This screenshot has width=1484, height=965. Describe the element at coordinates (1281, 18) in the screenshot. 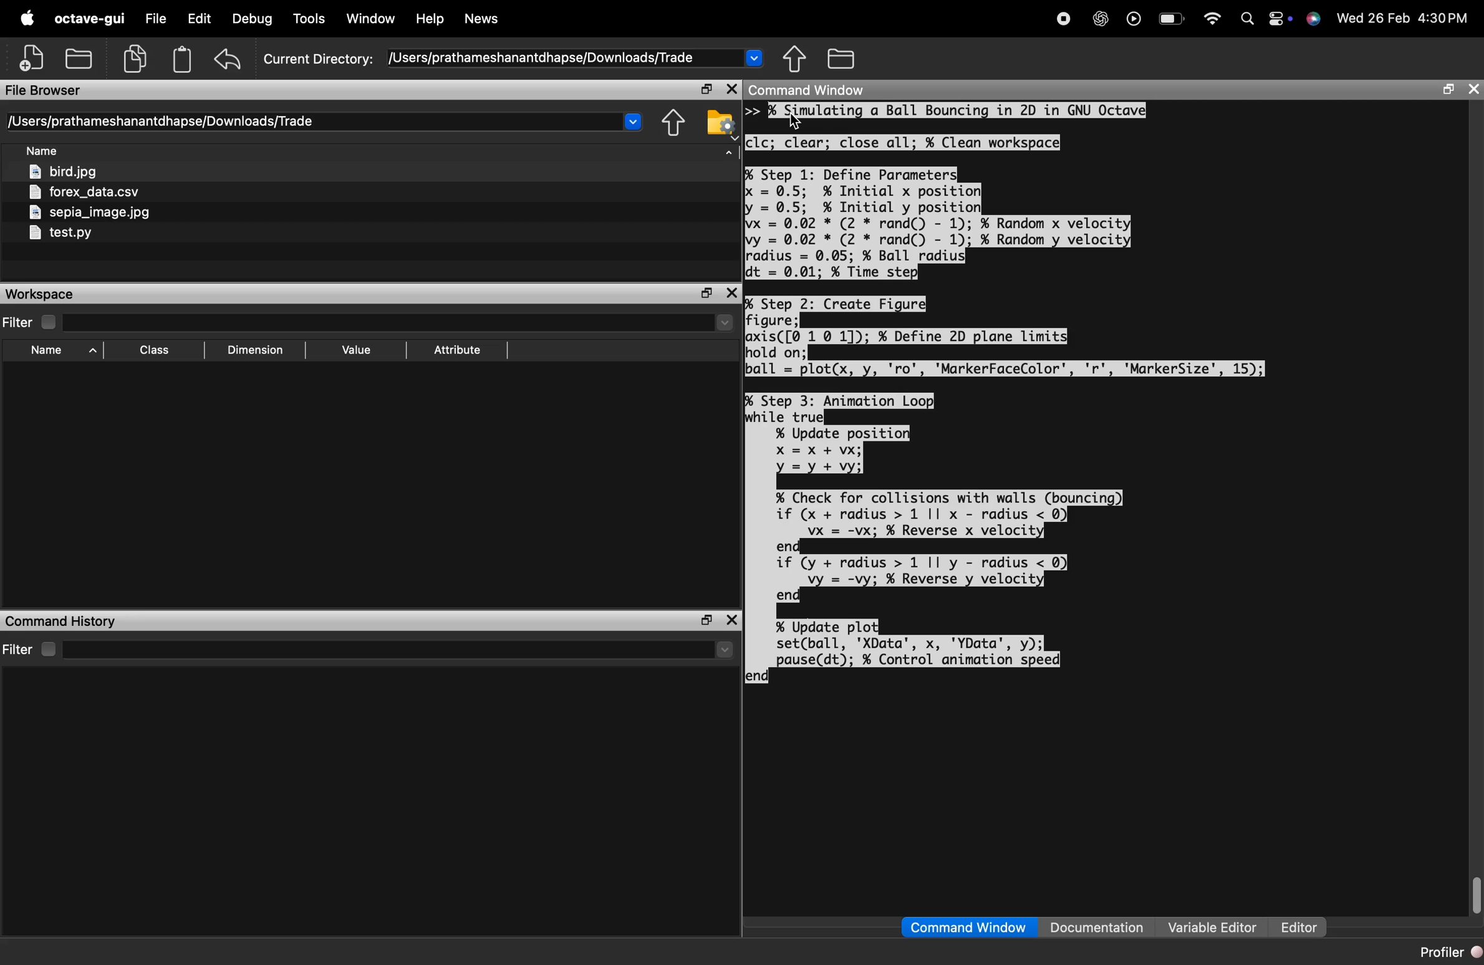

I see `action center` at that location.